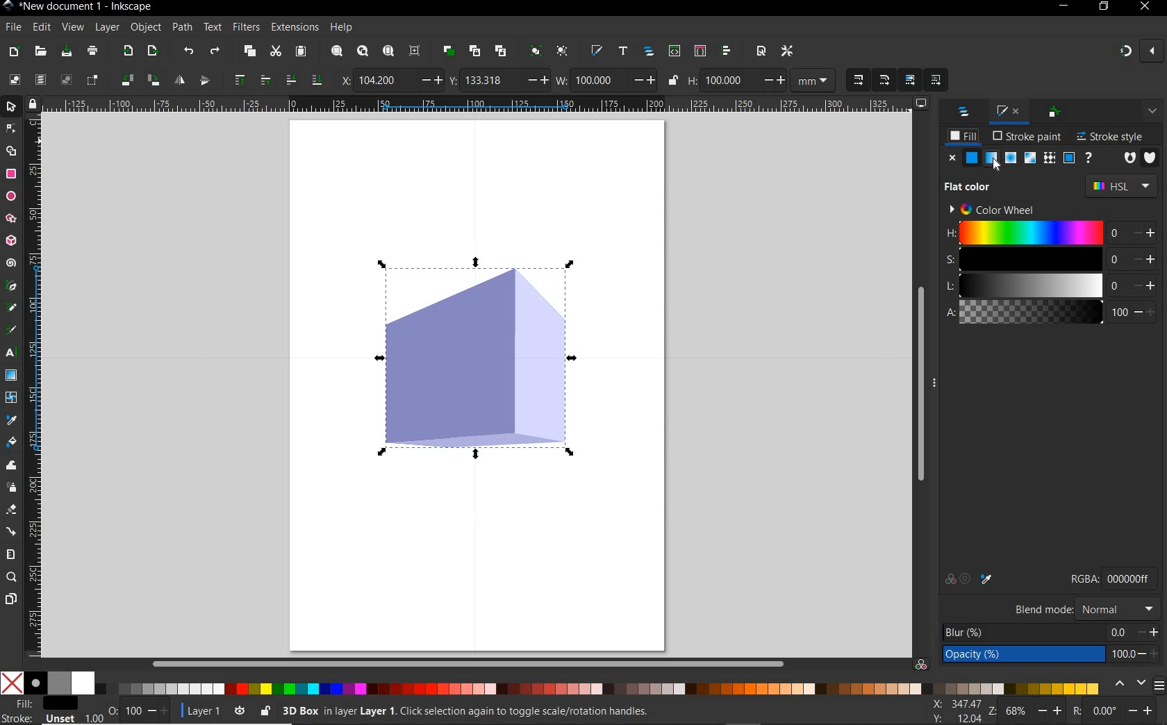  What do you see at coordinates (1051, 710) in the screenshot?
I see `increase/decrease` at bounding box center [1051, 710].